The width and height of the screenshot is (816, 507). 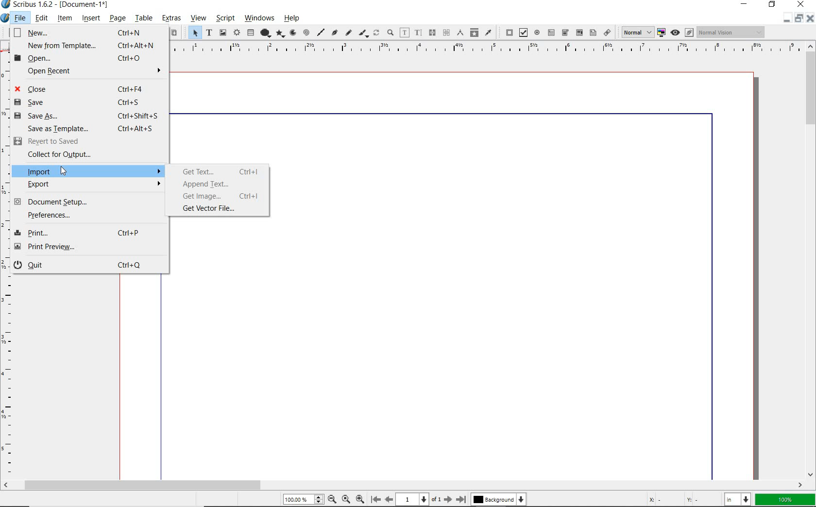 What do you see at coordinates (565, 33) in the screenshot?
I see `pdf combo box` at bounding box center [565, 33].